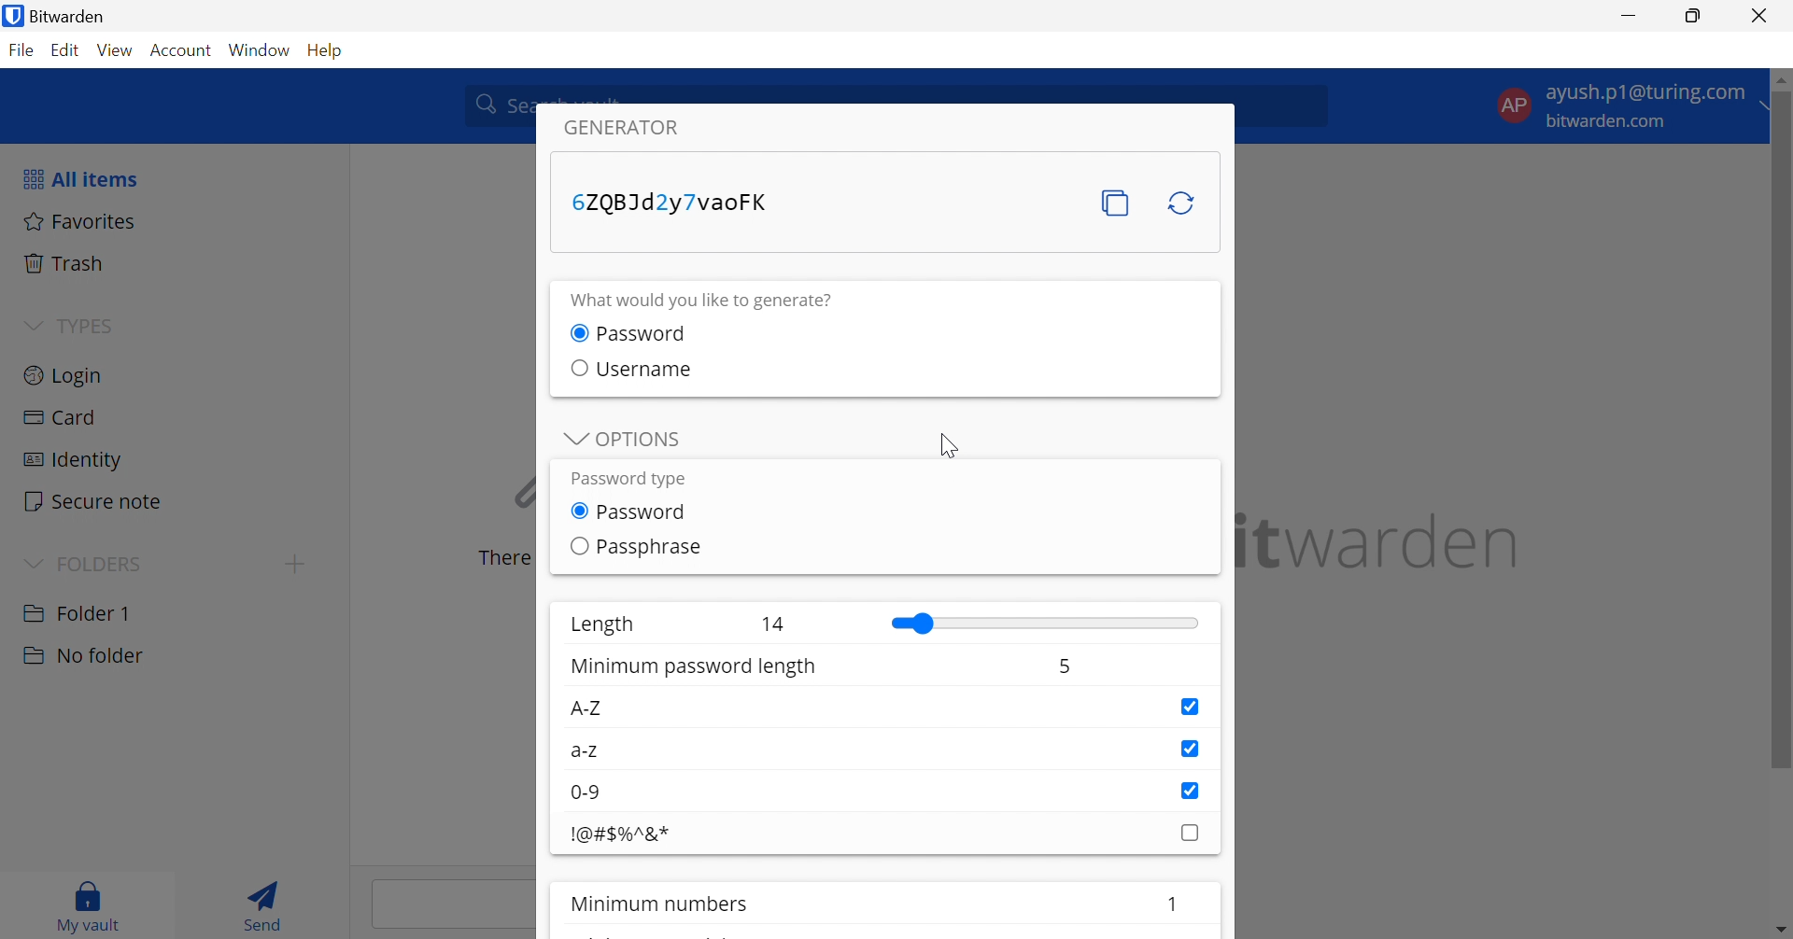 Image resolution: width=1793 pixels, height=939 pixels. What do you see at coordinates (104, 561) in the screenshot?
I see `FOLDERS` at bounding box center [104, 561].